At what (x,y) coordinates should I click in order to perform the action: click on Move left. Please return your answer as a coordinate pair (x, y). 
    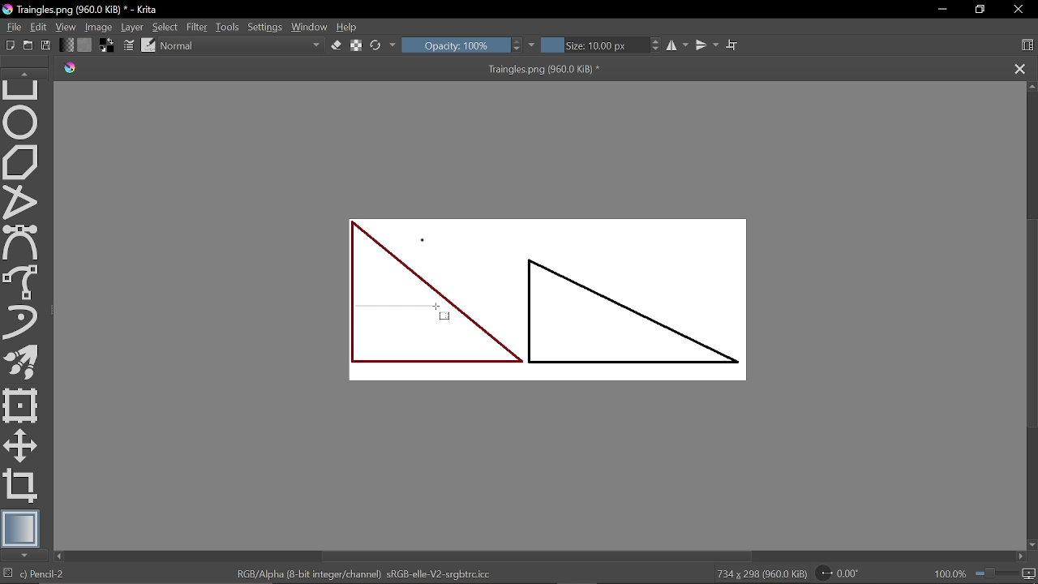
    Looking at the image, I should click on (61, 556).